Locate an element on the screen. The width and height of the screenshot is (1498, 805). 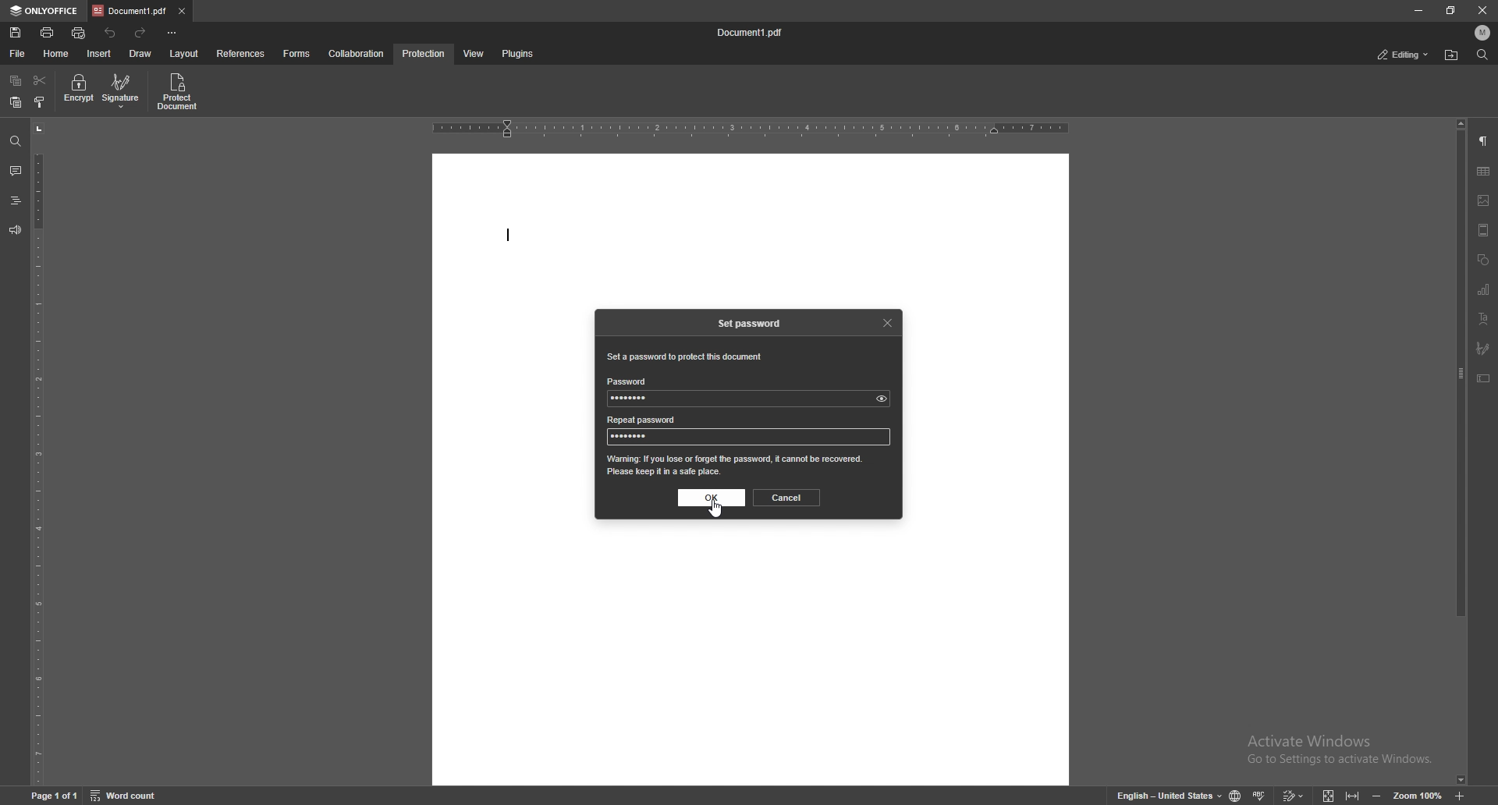
chart is located at coordinates (1484, 289).